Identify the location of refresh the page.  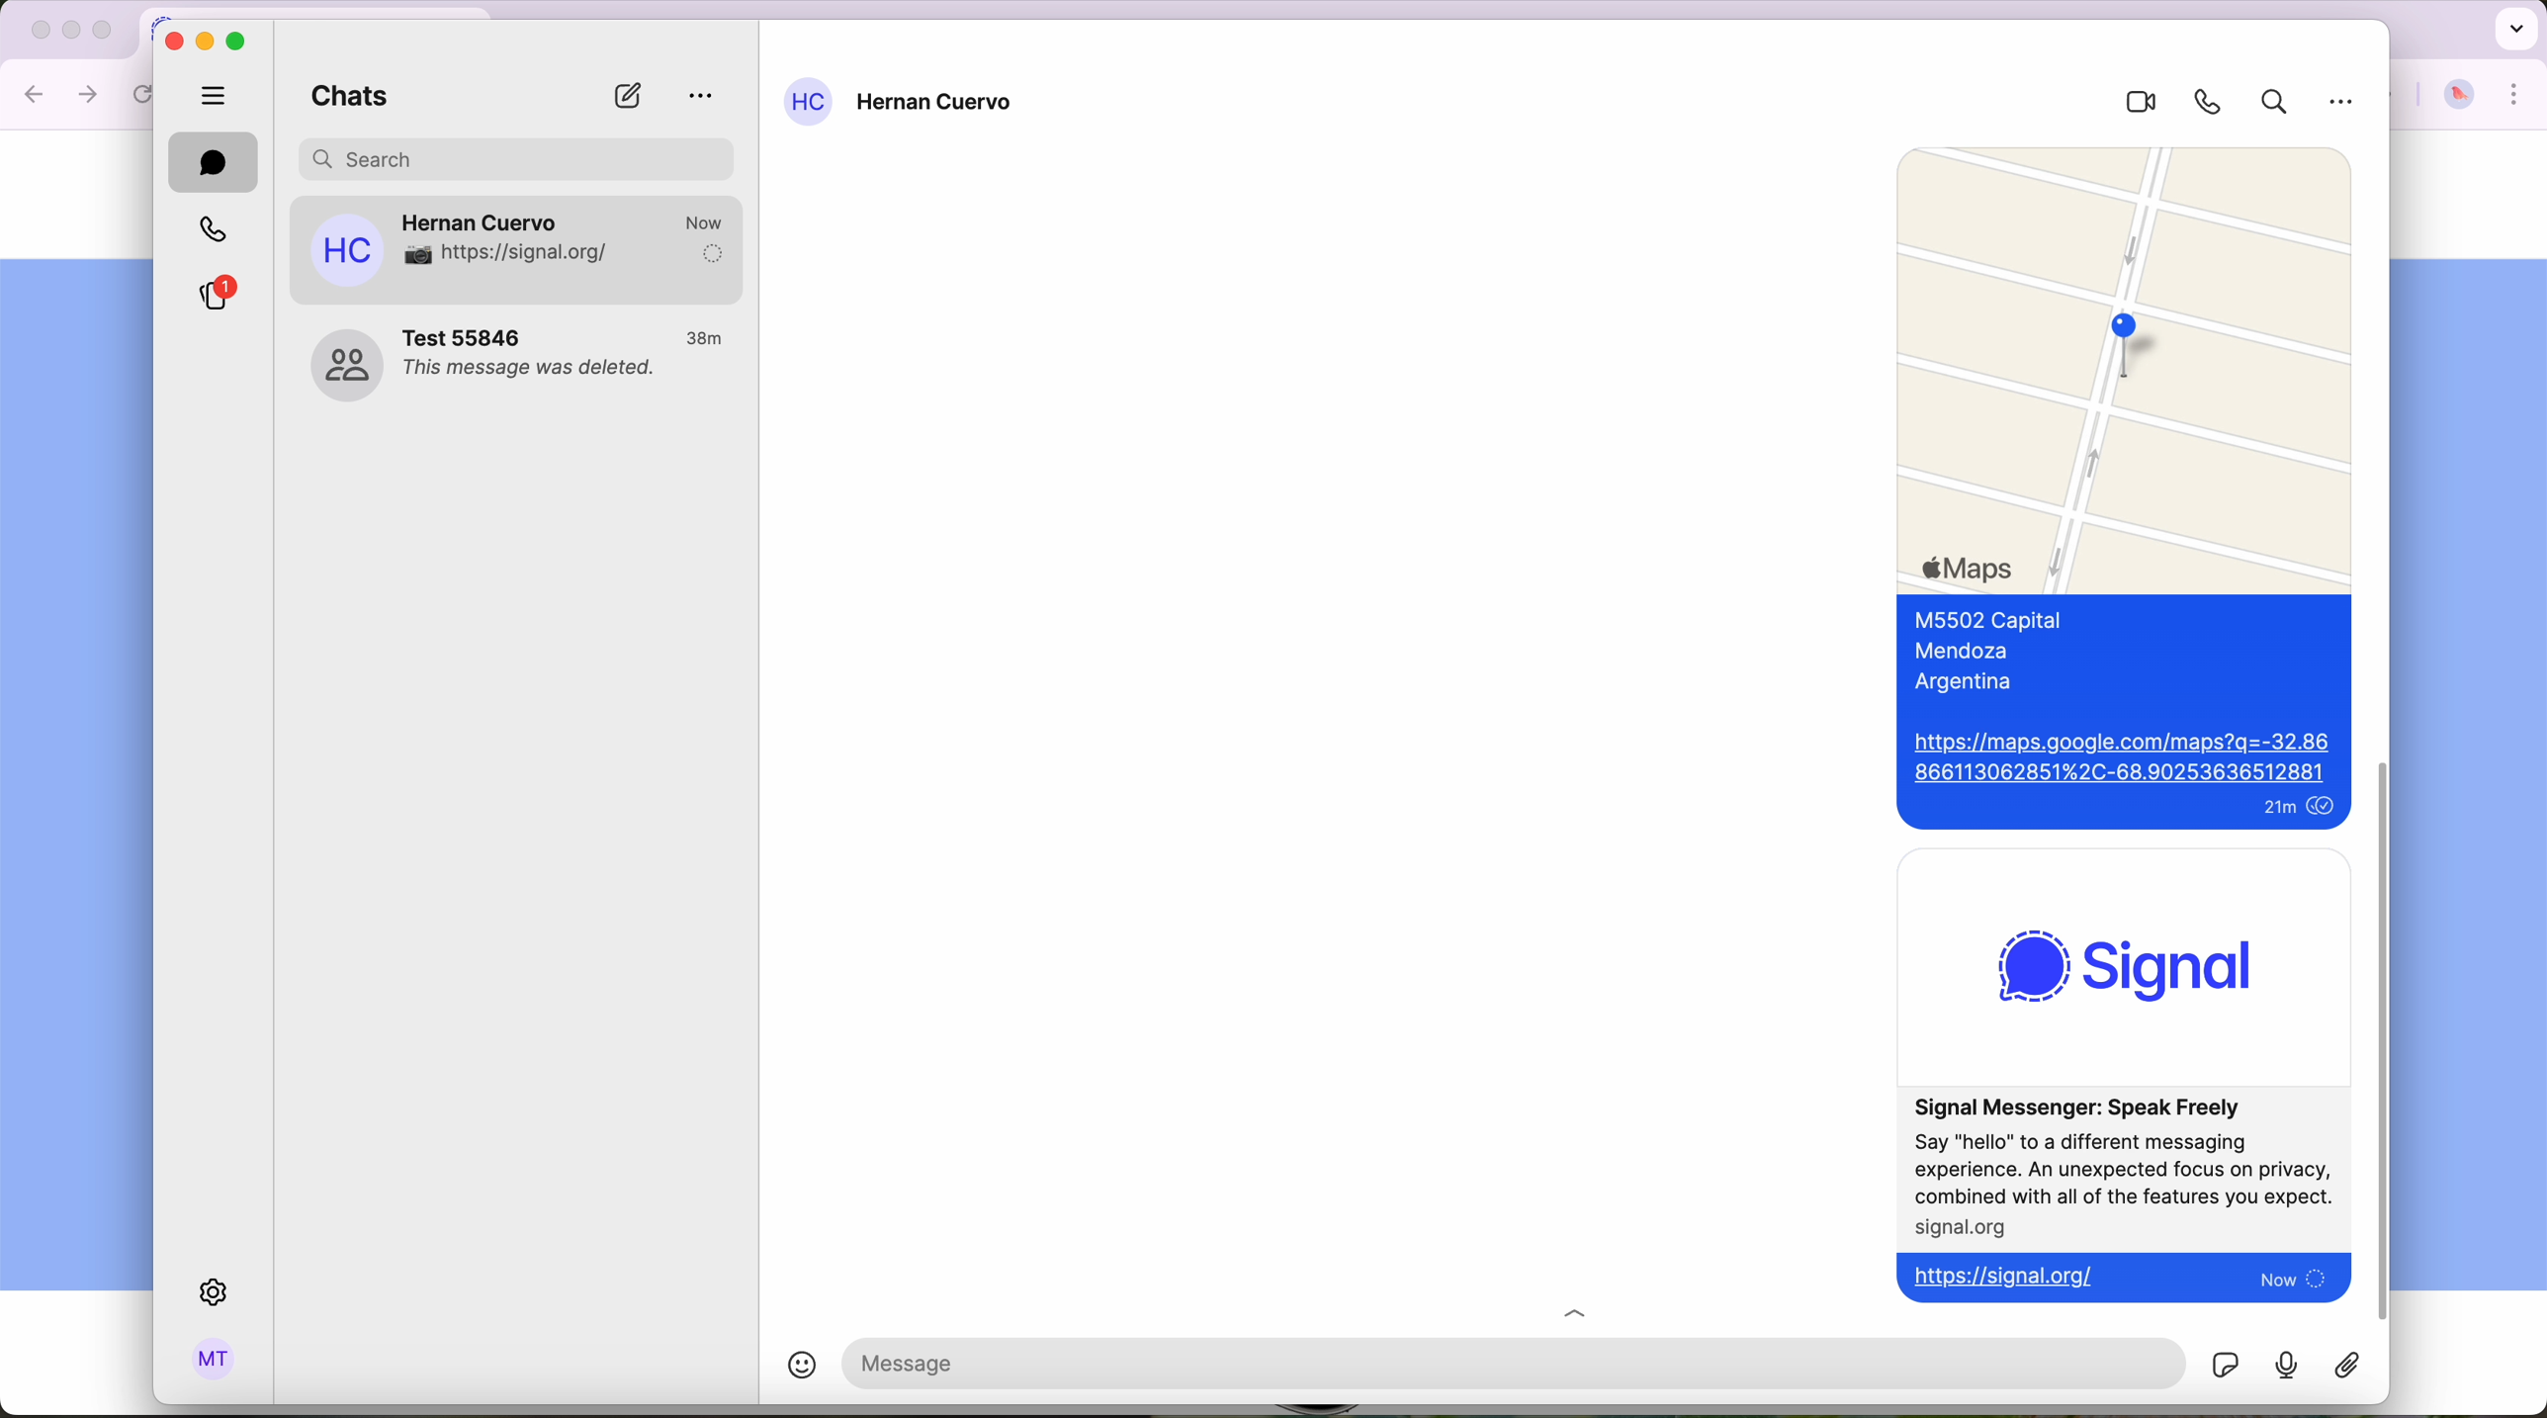
(146, 94).